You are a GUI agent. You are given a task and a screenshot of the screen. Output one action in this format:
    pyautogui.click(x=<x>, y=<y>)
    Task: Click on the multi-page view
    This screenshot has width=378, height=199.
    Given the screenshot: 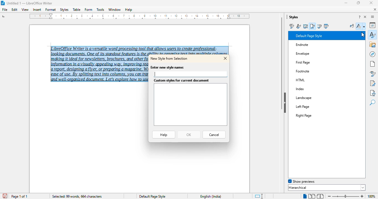 What is the action you would take?
    pyautogui.click(x=311, y=196)
    